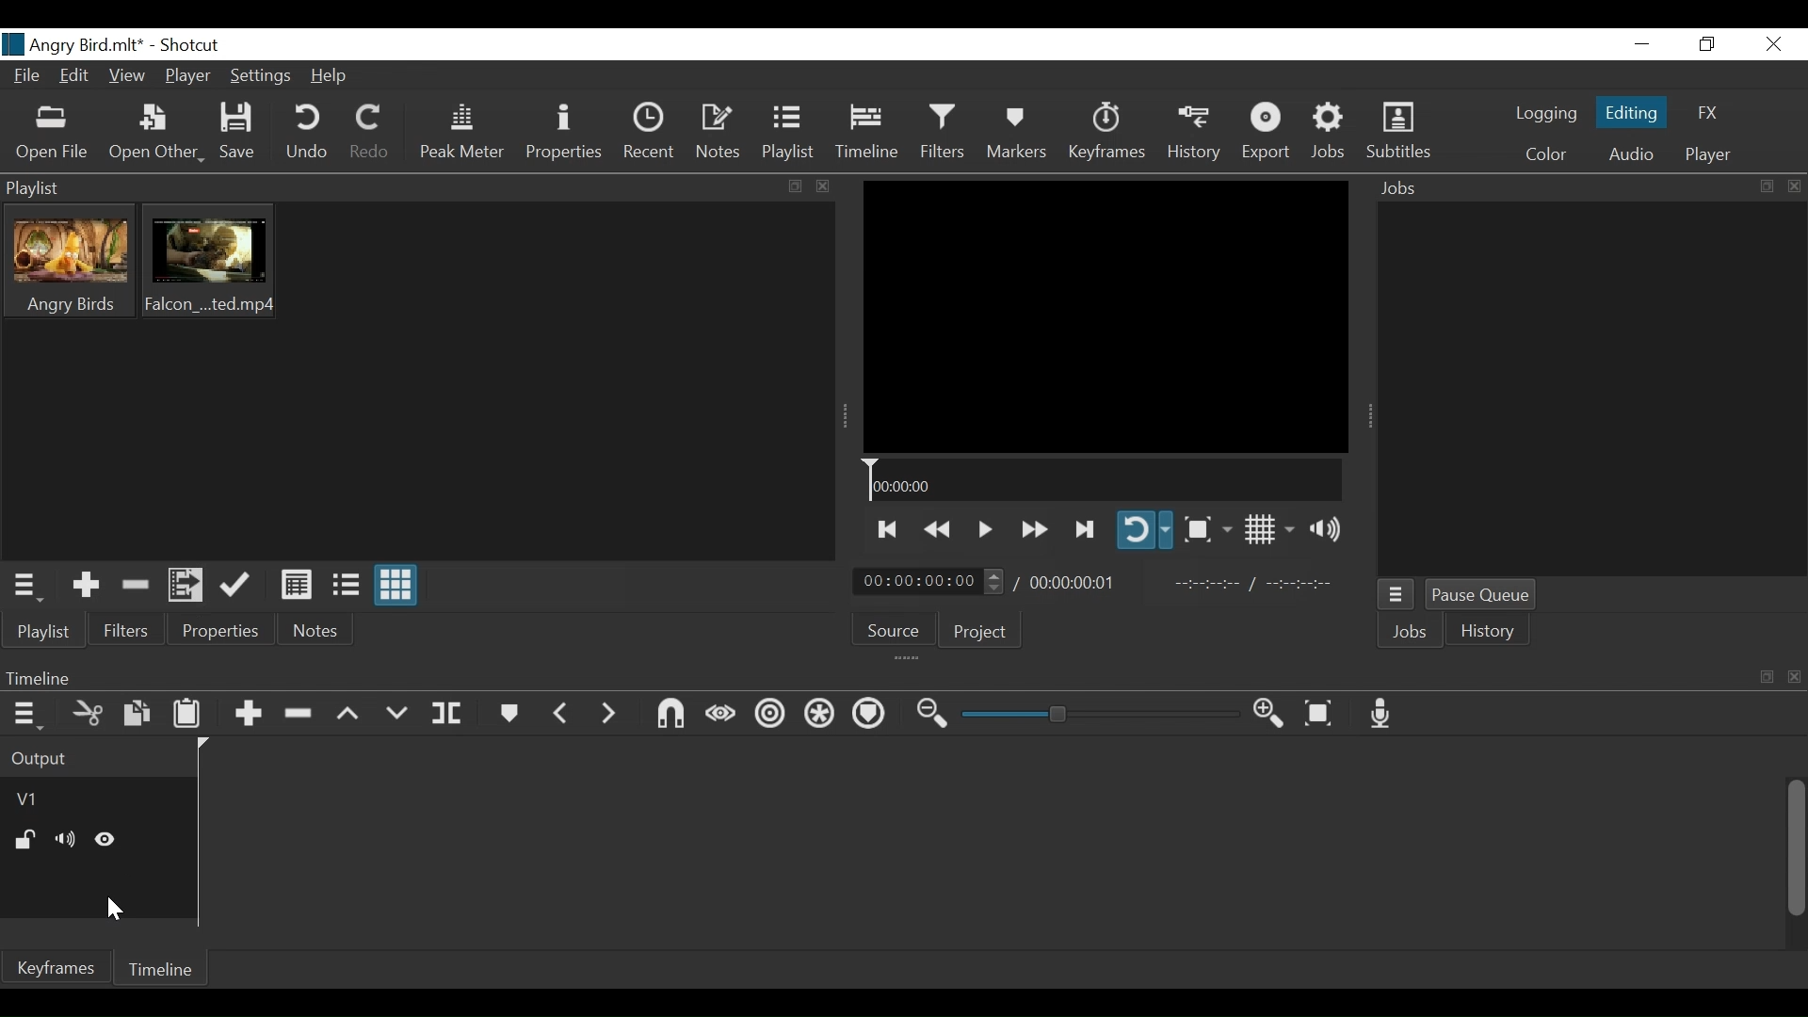 This screenshot has height=1017, width=1808. What do you see at coordinates (84, 585) in the screenshot?
I see `Add the Source to the playlist` at bounding box center [84, 585].